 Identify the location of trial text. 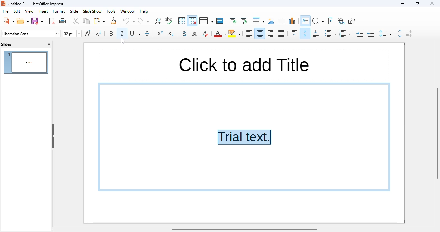
(244, 137).